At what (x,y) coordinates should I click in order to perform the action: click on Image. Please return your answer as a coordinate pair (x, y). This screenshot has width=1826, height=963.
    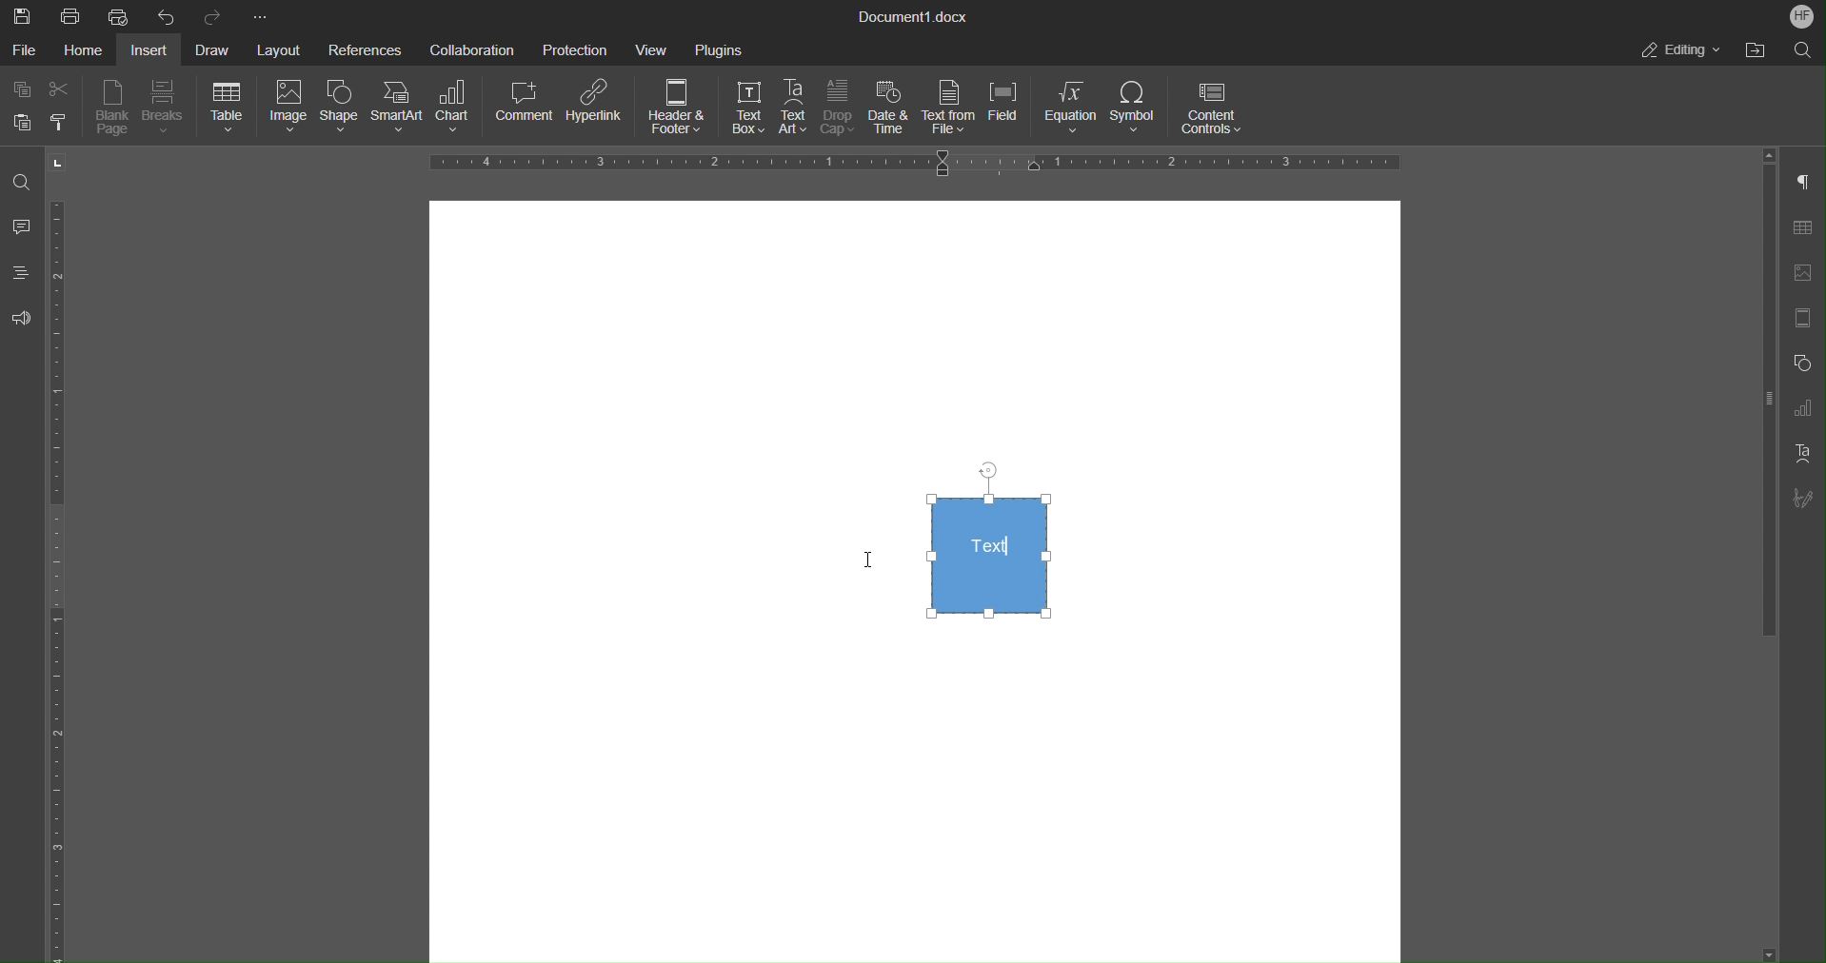
    Looking at the image, I should click on (285, 109).